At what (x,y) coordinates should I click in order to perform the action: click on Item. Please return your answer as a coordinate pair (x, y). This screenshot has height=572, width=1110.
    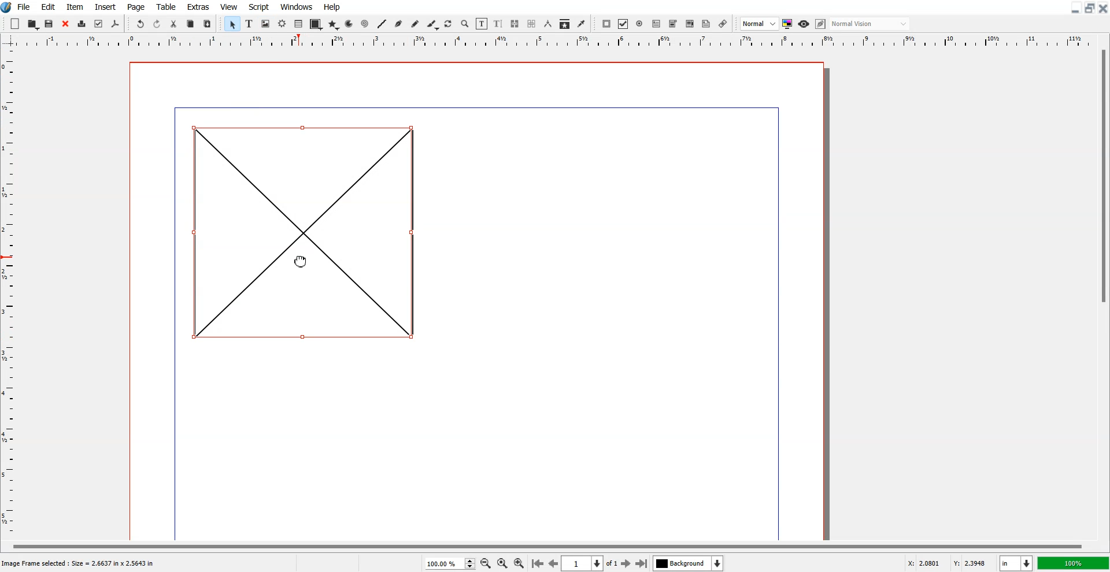
    Looking at the image, I should click on (75, 6).